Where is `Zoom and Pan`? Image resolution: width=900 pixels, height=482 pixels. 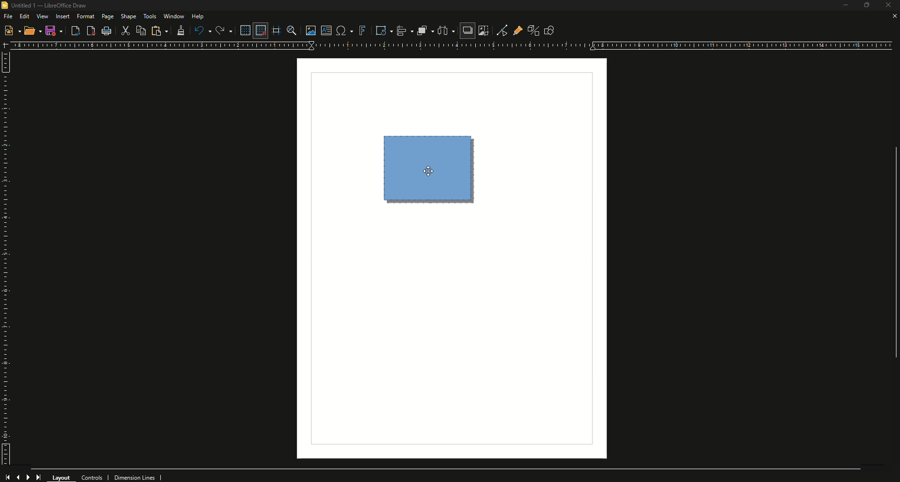 Zoom and Pan is located at coordinates (291, 30).